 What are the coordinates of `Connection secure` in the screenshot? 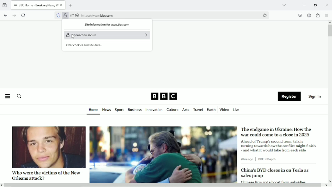 It's located at (108, 35).